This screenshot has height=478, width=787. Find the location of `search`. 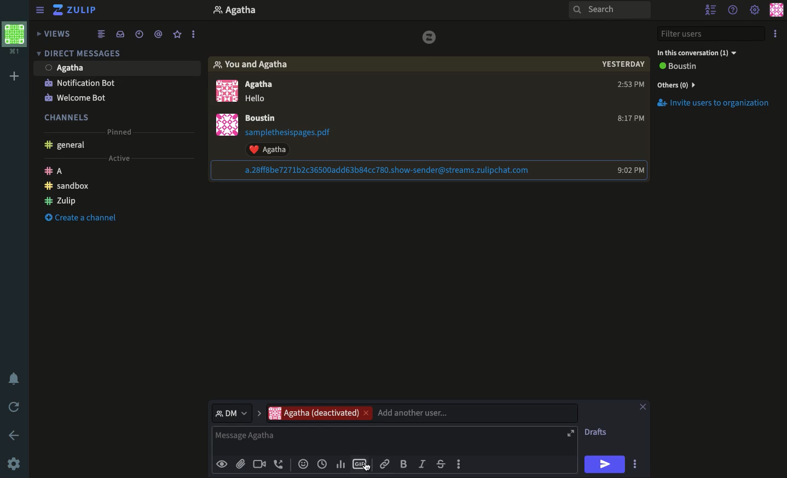

search is located at coordinates (610, 13).